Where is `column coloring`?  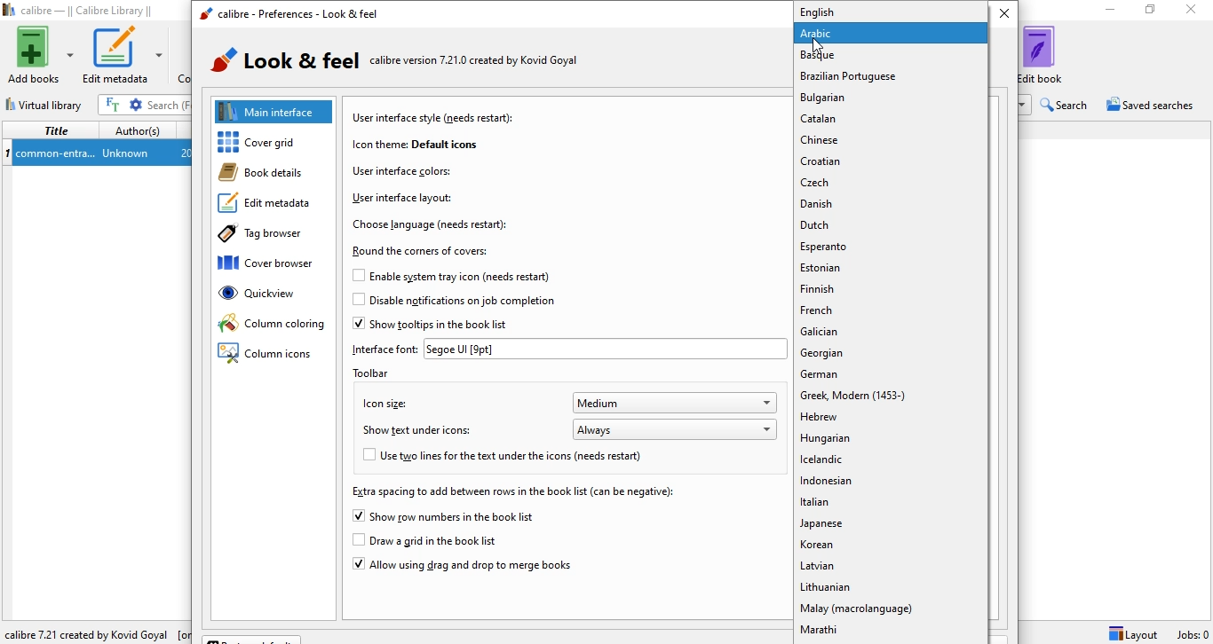 column coloring is located at coordinates (272, 325).